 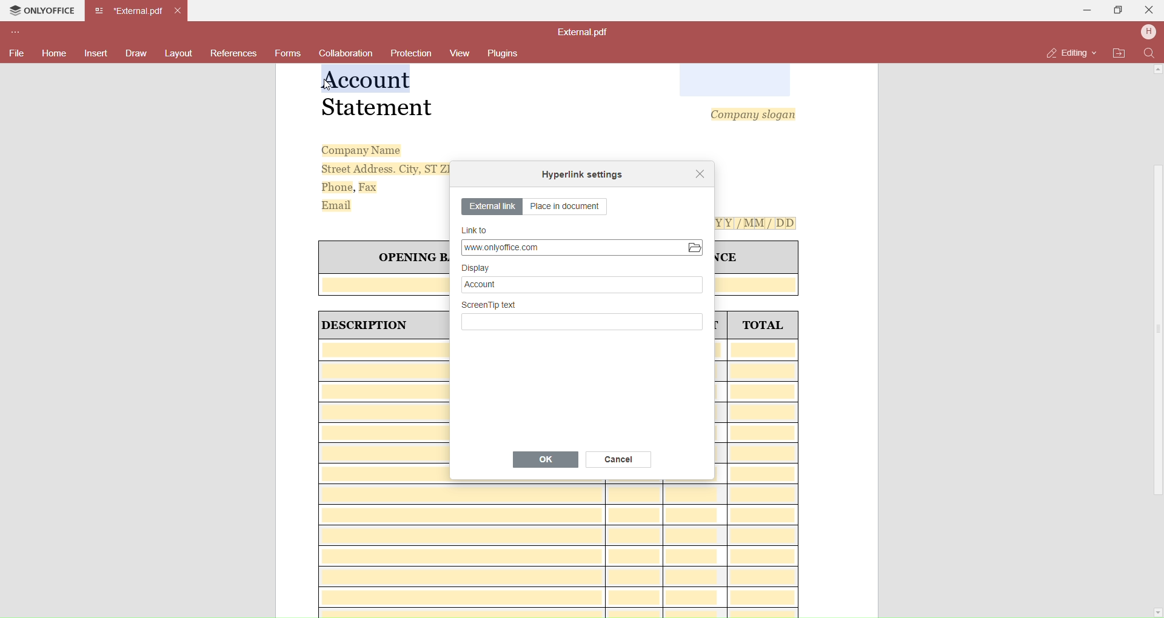 I want to click on Layouts, so click(x=179, y=54).